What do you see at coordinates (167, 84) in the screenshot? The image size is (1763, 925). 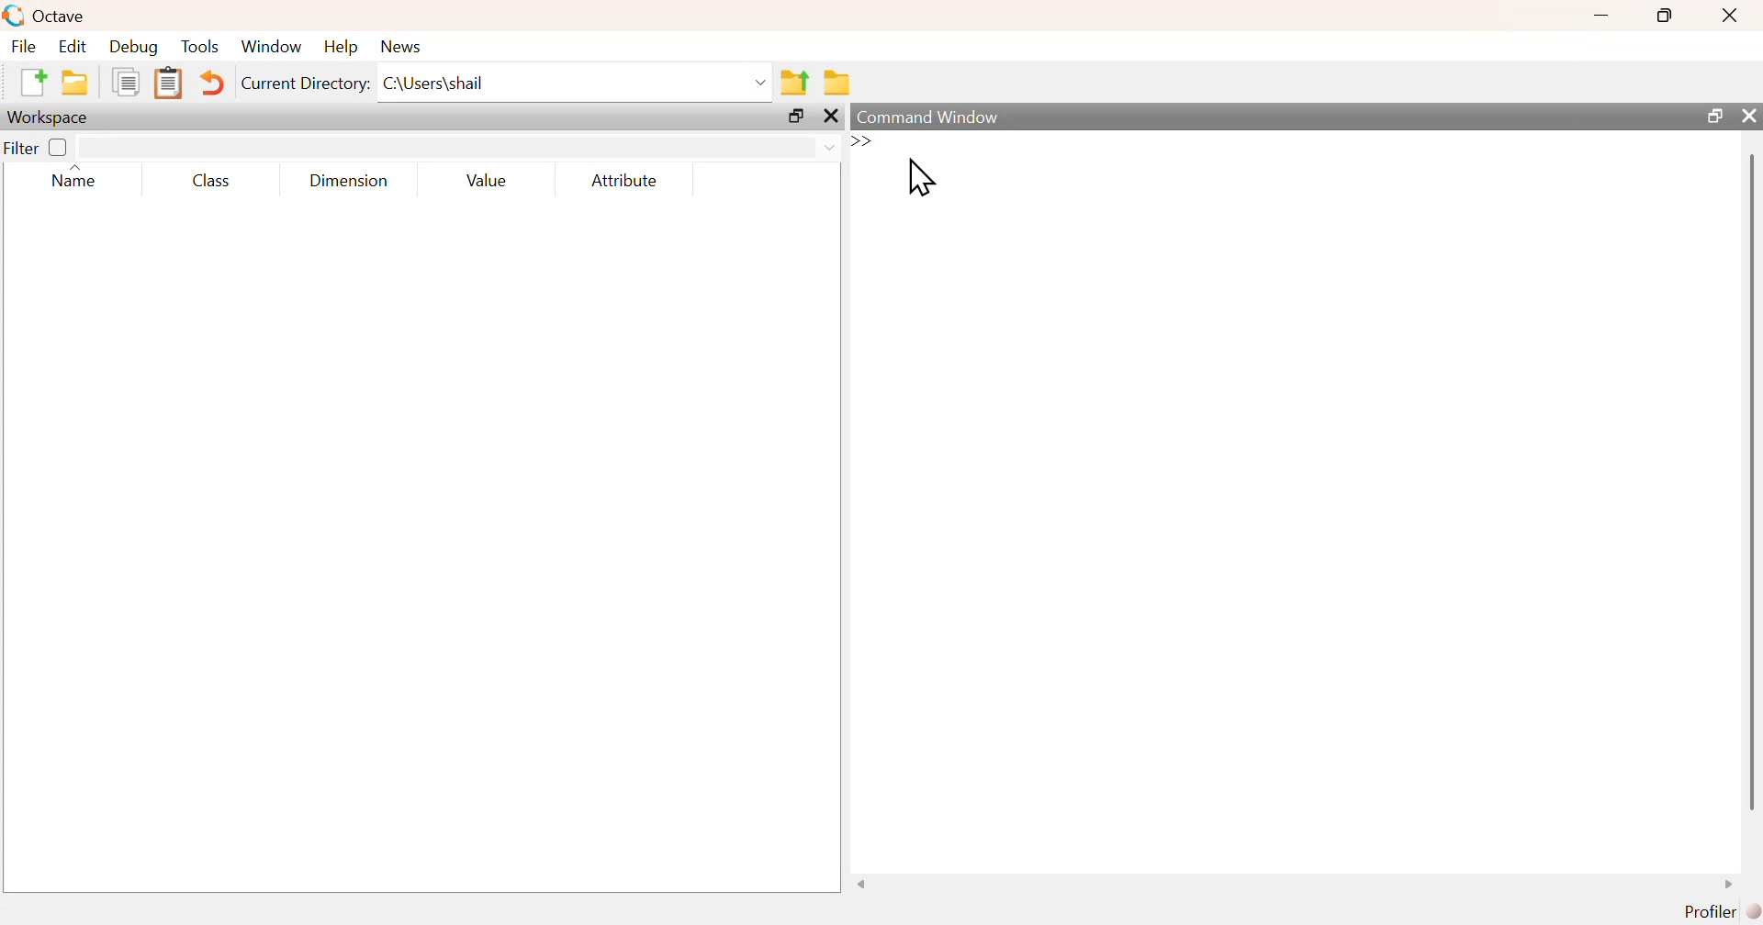 I see `Clipboard` at bounding box center [167, 84].